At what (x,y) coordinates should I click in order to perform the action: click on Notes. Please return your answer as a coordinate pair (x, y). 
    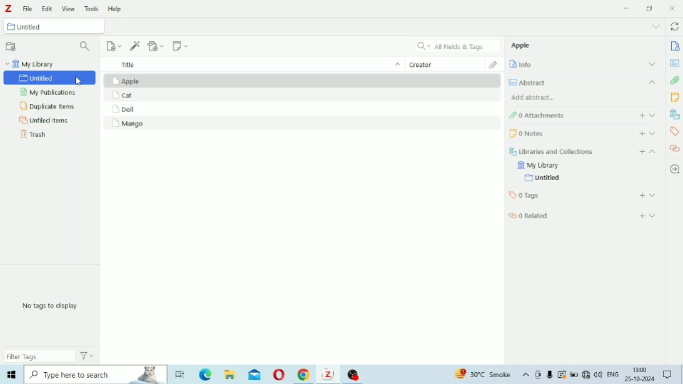
    Looking at the image, I should click on (525, 134).